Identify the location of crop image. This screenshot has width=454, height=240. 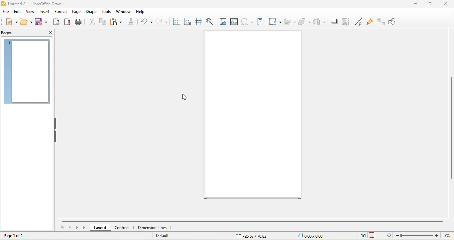
(347, 22).